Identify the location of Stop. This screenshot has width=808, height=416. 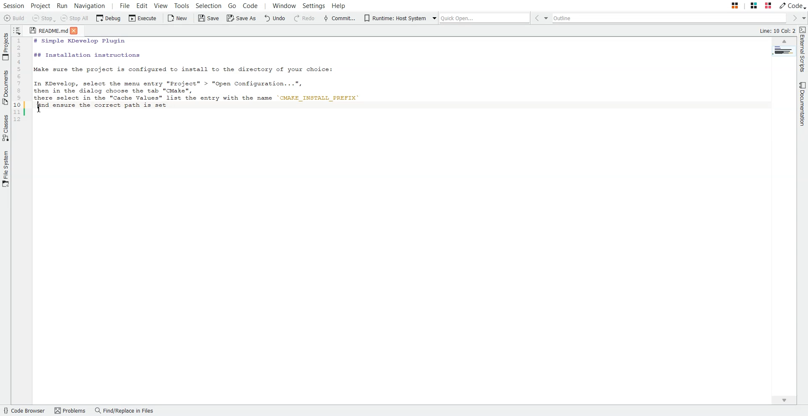
(44, 18).